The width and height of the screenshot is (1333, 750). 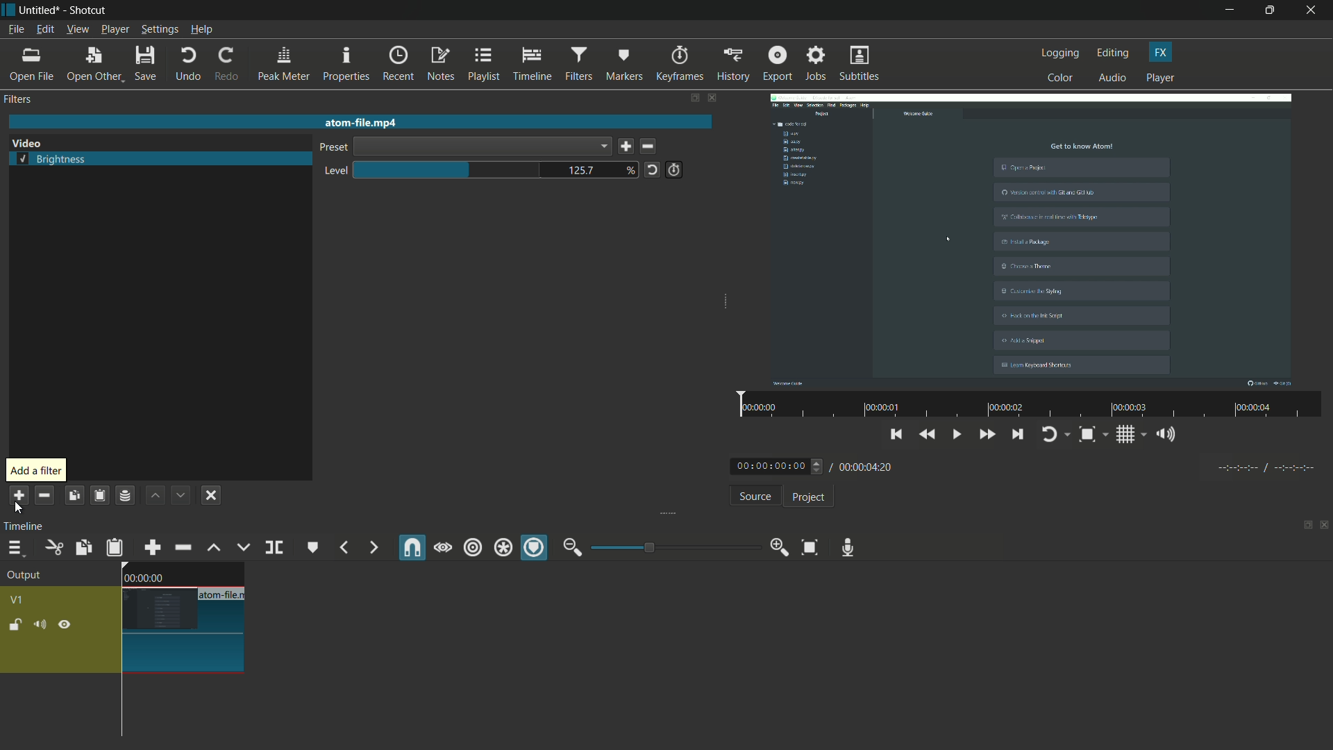 What do you see at coordinates (26, 526) in the screenshot?
I see `timeline` at bounding box center [26, 526].